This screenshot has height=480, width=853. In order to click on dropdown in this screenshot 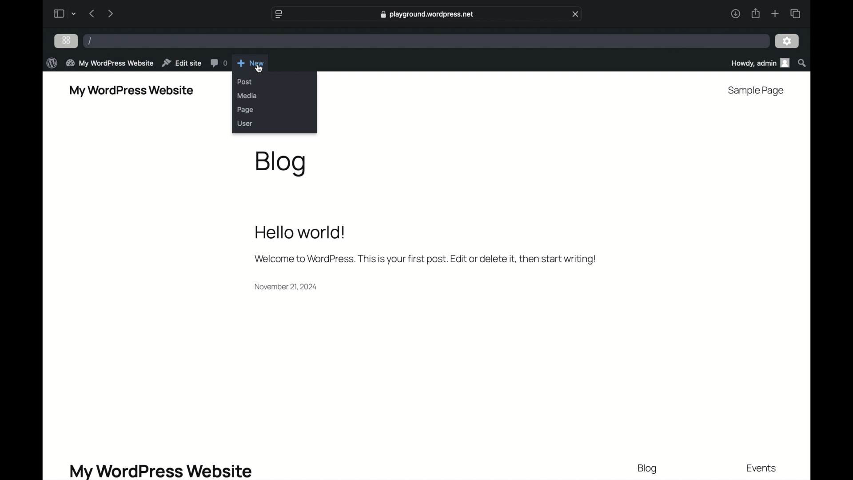, I will do `click(74, 14)`.